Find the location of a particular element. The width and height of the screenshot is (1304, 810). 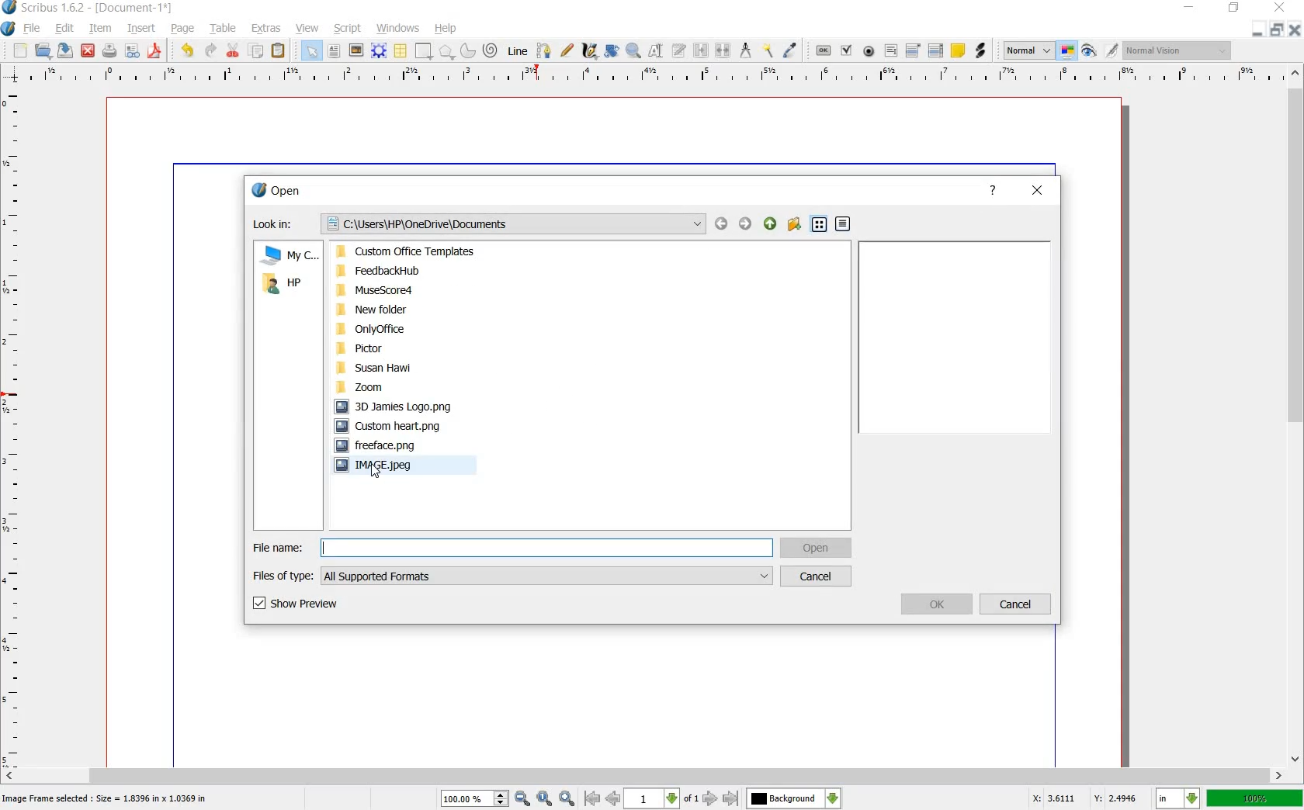

Pictor is located at coordinates (364, 348).